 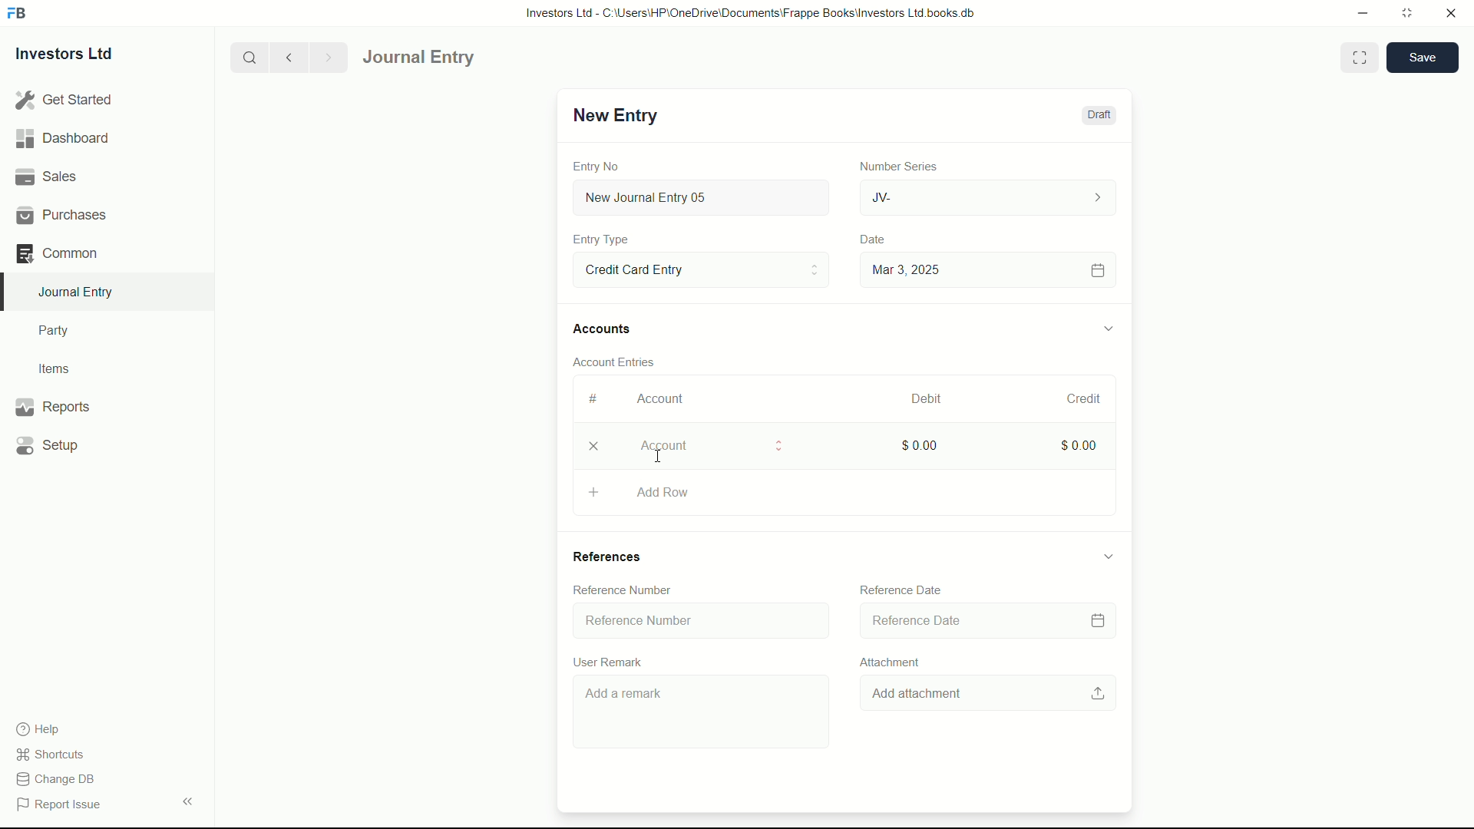 What do you see at coordinates (1072, 443) in the screenshot?
I see `$0.00` at bounding box center [1072, 443].